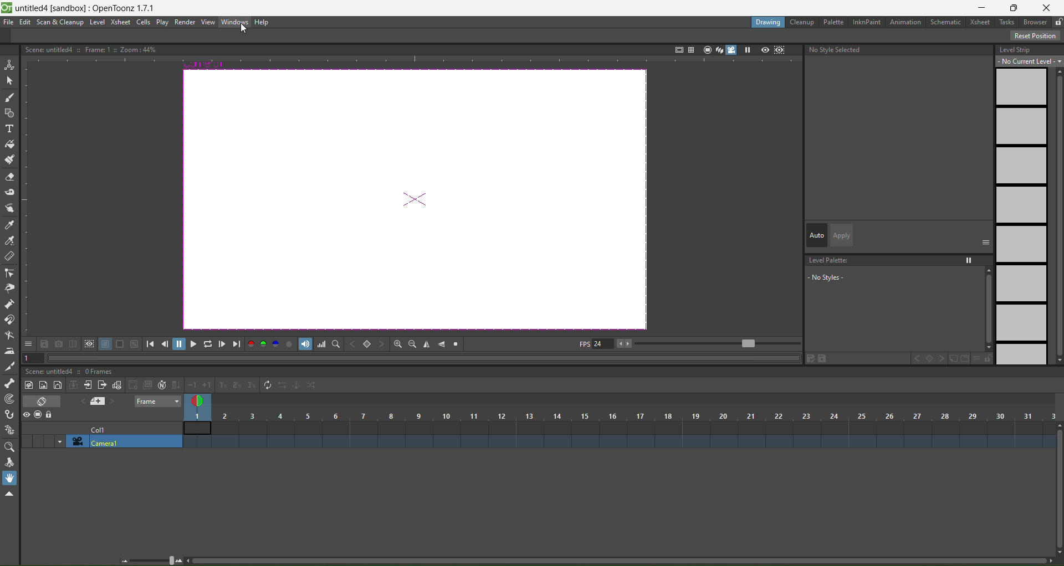 This screenshot has height=566, width=1064. What do you see at coordinates (1009, 22) in the screenshot?
I see `tasks` at bounding box center [1009, 22].